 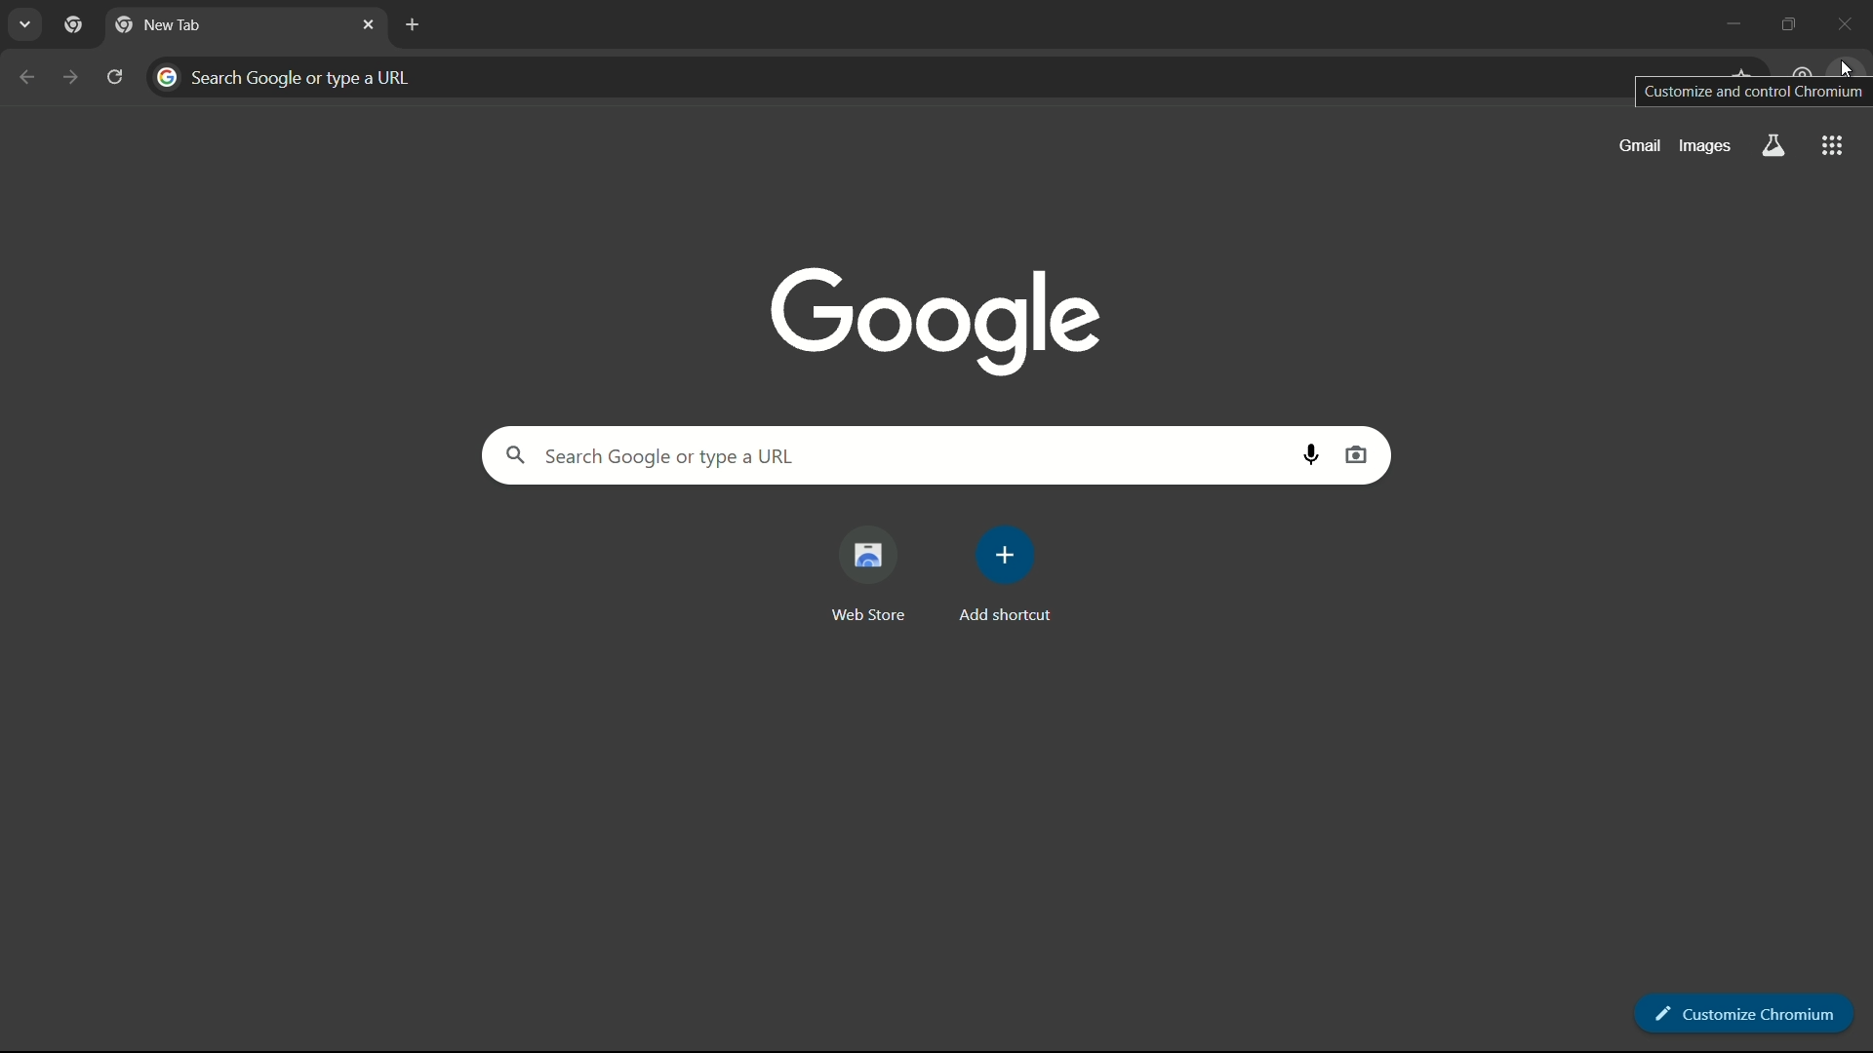 I want to click on google, so click(x=938, y=320).